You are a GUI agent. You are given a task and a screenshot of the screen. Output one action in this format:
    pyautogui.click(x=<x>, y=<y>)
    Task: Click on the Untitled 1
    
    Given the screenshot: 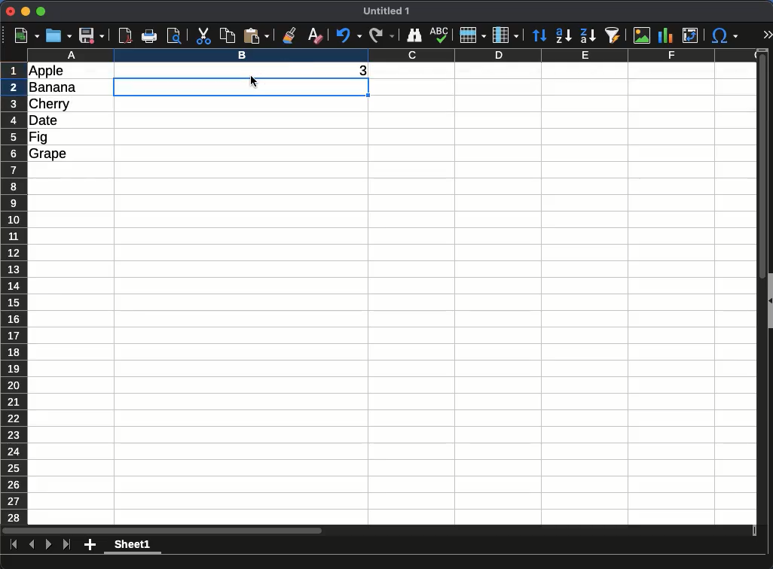 What is the action you would take?
    pyautogui.click(x=386, y=11)
    